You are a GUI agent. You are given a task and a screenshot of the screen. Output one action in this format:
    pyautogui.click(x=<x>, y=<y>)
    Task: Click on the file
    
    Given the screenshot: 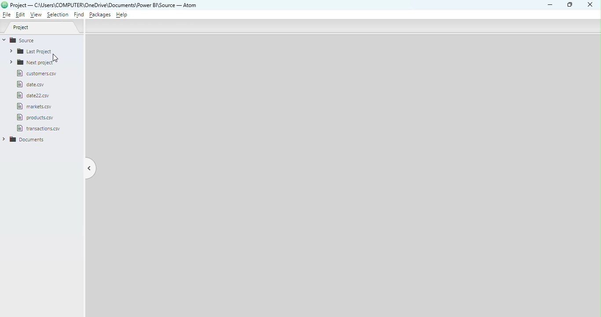 What is the action you would take?
    pyautogui.click(x=38, y=117)
    